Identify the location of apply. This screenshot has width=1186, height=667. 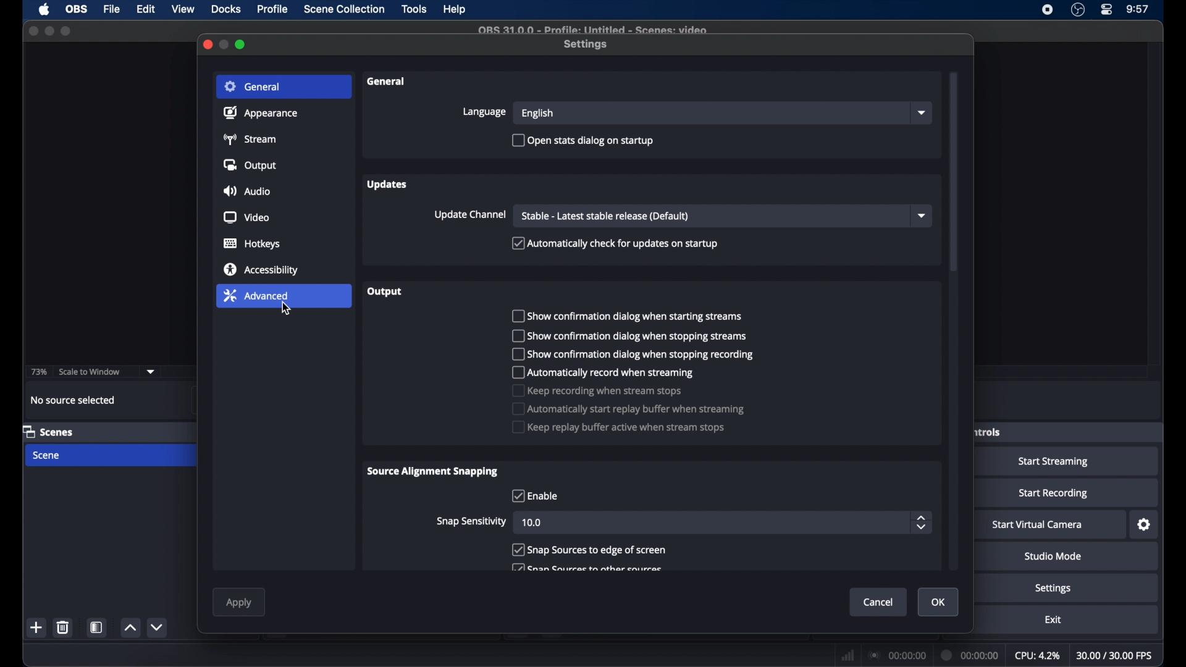
(238, 604).